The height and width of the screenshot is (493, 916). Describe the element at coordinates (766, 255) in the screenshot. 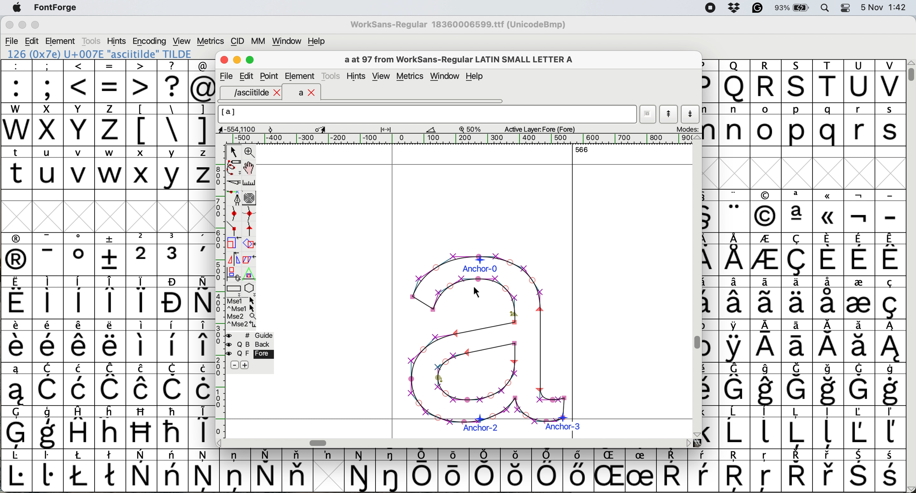

I see `symbol` at that location.